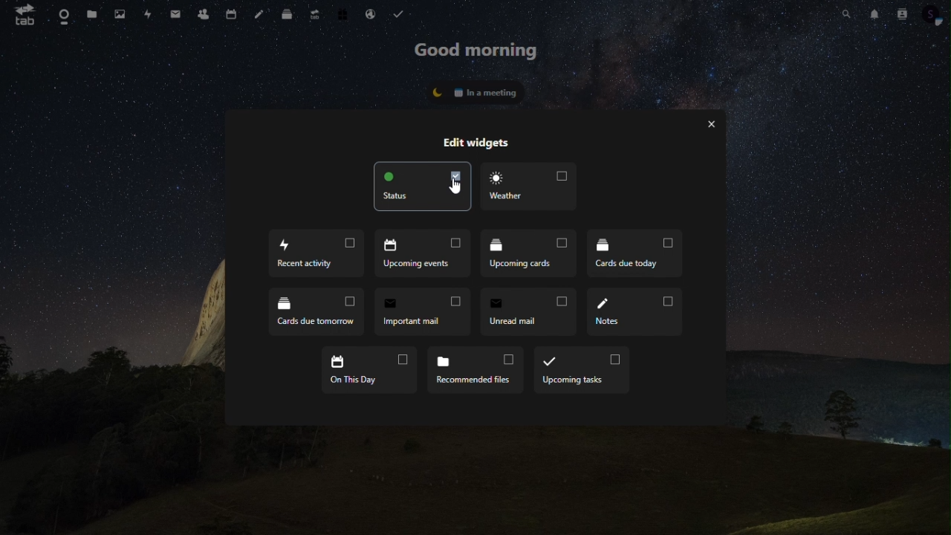 The height and width of the screenshot is (535, 951). Describe the element at coordinates (713, 123) in the screenshot. I see `cancel` at that location.